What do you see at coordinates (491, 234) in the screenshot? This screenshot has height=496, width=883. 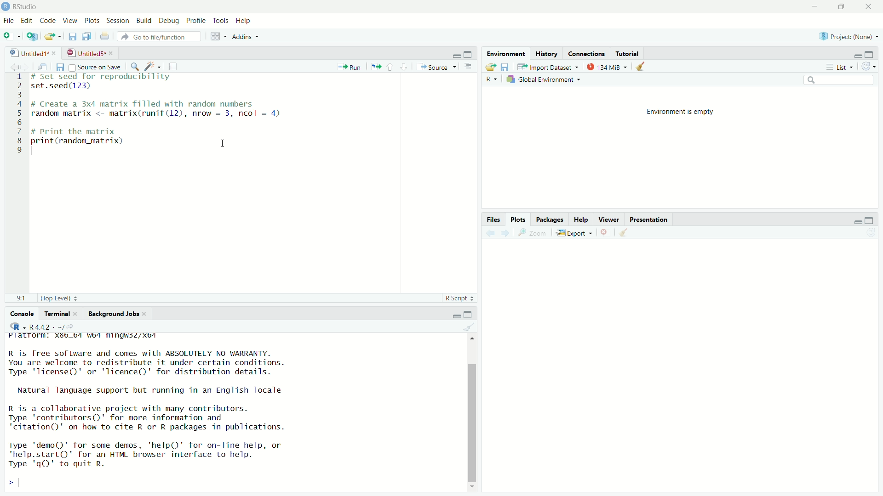 I see `back` at bounding box center [491, 234].